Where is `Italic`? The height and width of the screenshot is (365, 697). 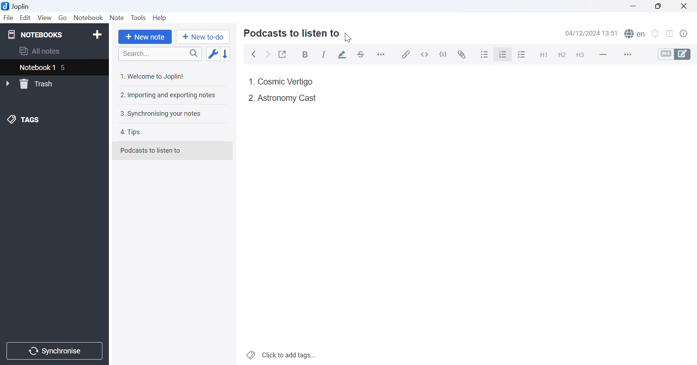
Italic is located at coordinates (324, 55).